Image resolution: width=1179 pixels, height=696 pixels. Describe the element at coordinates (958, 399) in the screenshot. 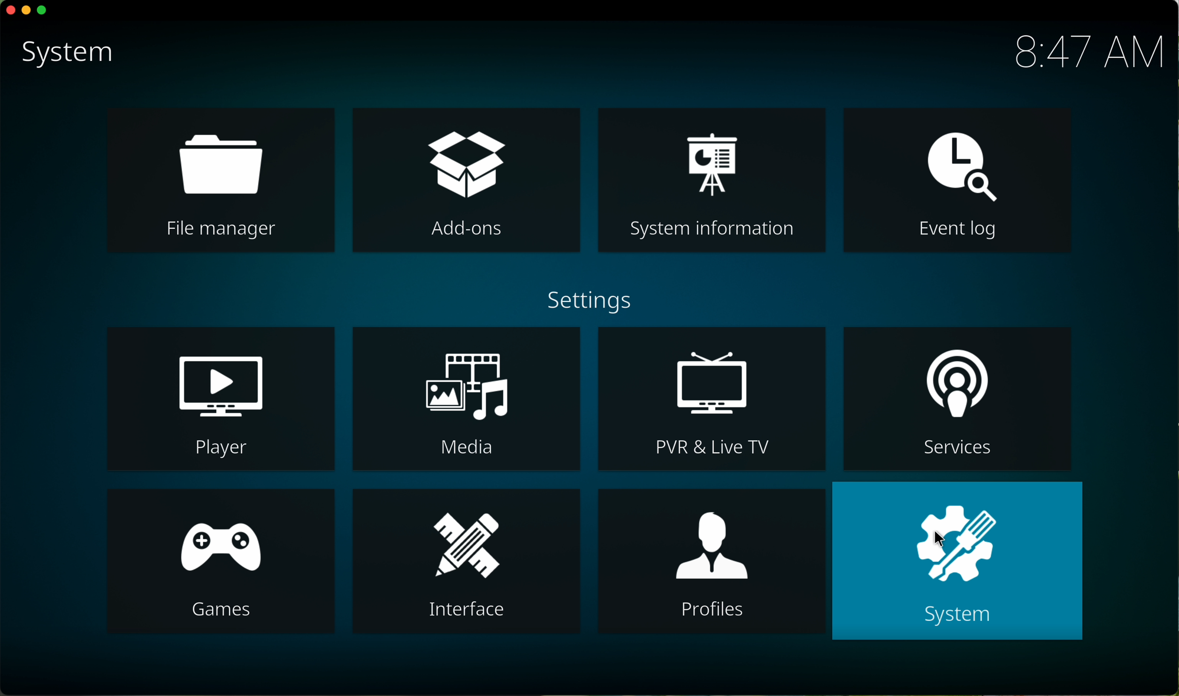

I see `services` at that location.